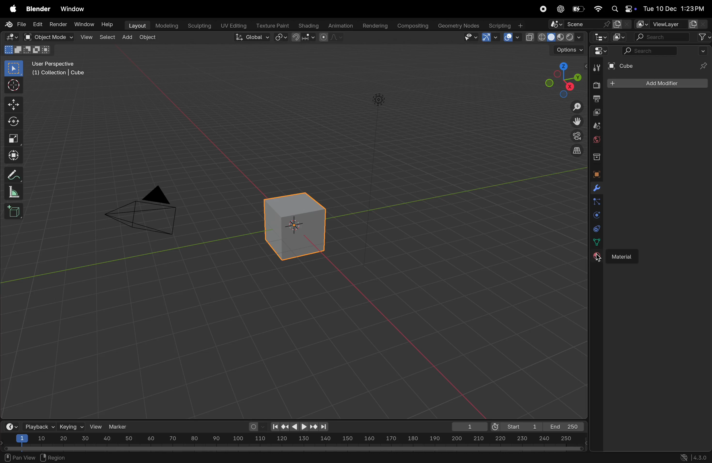 This screenshot has height=463, width=712. Describe the element at coordinates (13, 86) in the screenshot. I see `cursor` at that location.